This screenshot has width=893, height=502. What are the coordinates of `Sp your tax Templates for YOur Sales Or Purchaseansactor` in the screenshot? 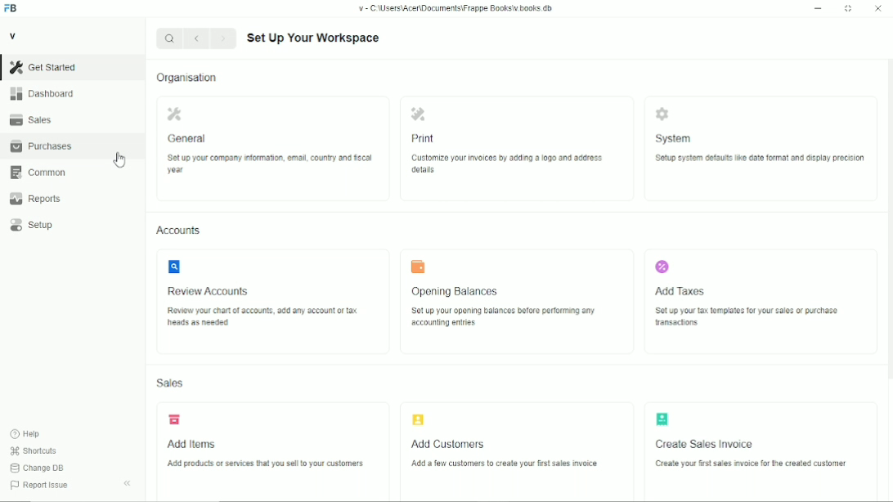 It's located at (750, 319).